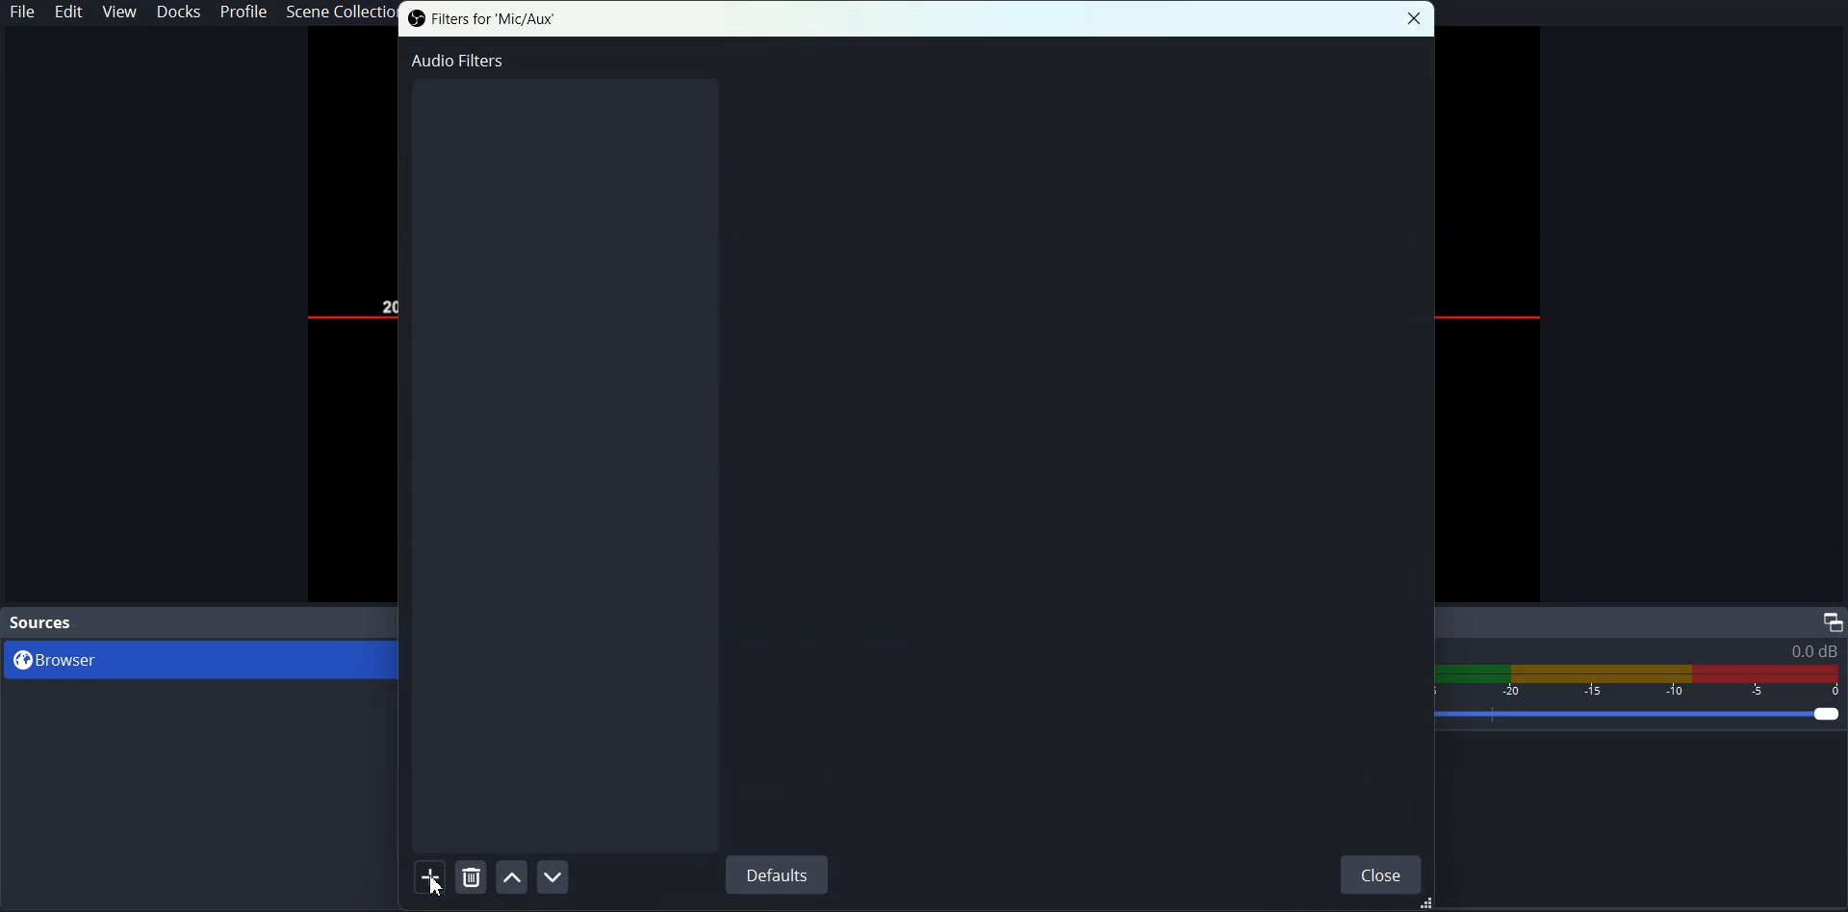 This screenshot has height=912, width=1848. What do you see at coordinates (22, 13) in the screenshot?
I see `File` at bounding box center [22, 13].